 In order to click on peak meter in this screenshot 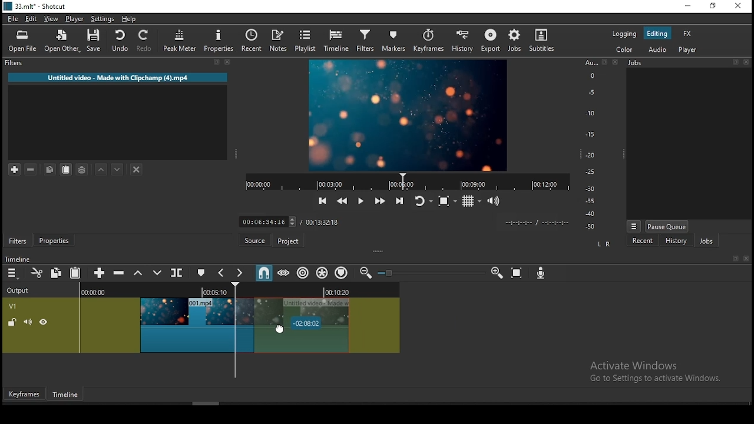, I will do `click(181, 40)`.